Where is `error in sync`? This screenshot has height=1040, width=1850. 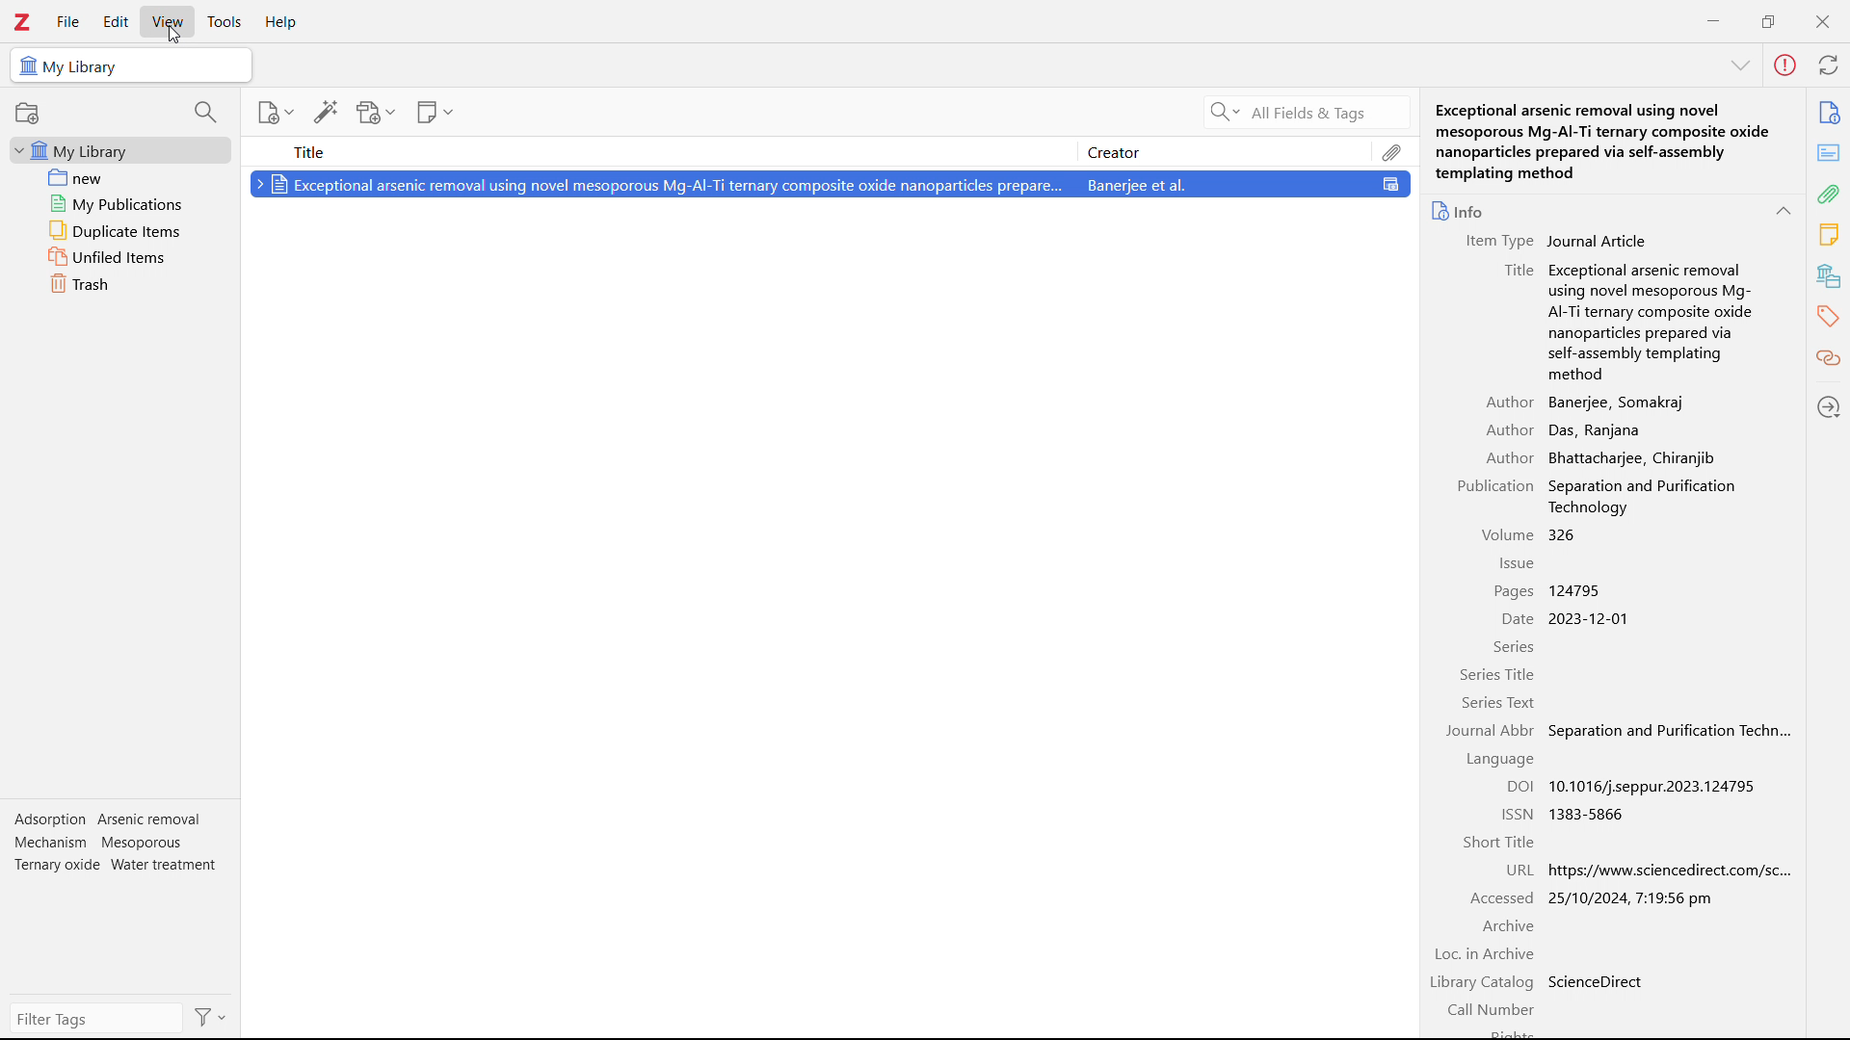
error in sync is located at coordinates (1785, 65).